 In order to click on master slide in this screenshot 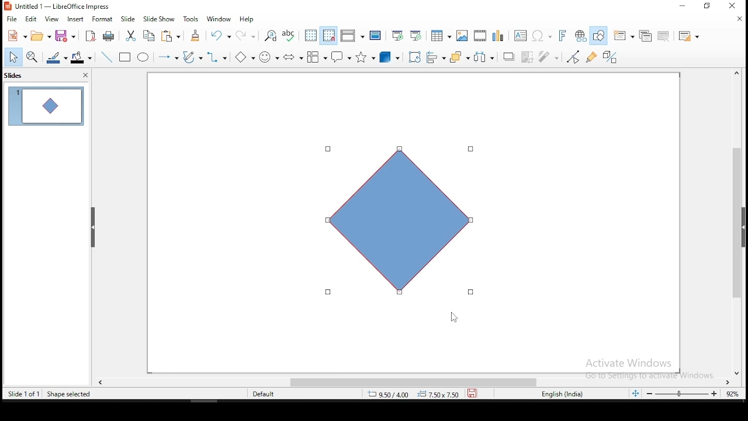, I will do `click(375, 36)`.